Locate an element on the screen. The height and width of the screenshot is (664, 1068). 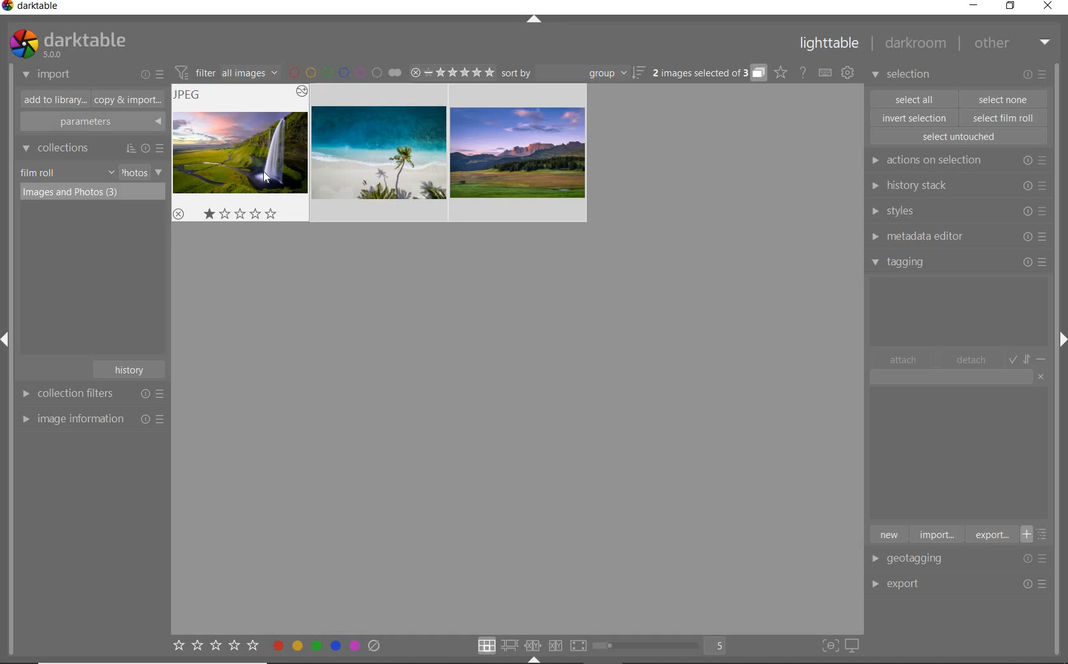
darkroom is located at coordinates (916, 45).